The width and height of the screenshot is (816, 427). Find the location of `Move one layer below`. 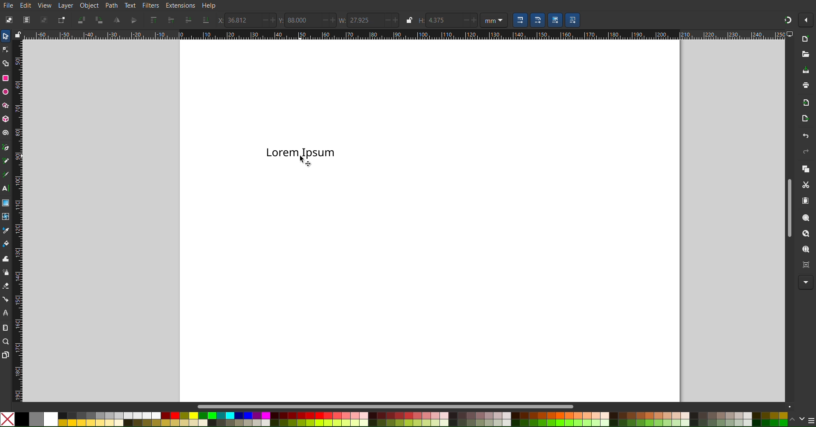

Move one layer below is located at coordinates (187, 20).